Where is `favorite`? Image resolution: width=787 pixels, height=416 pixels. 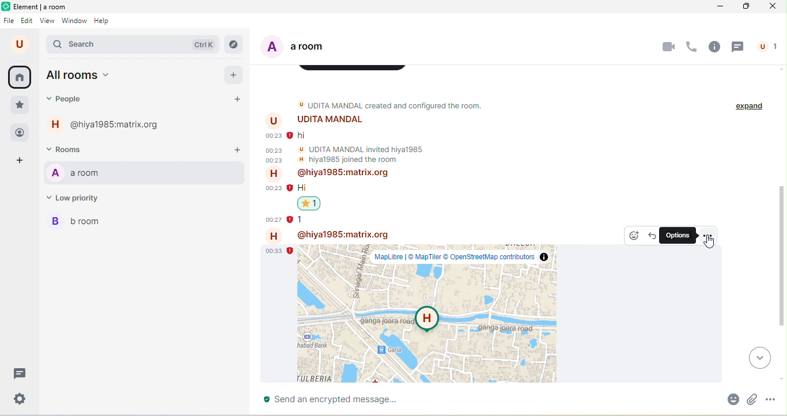
favorite is located at coordinates (18, 105).